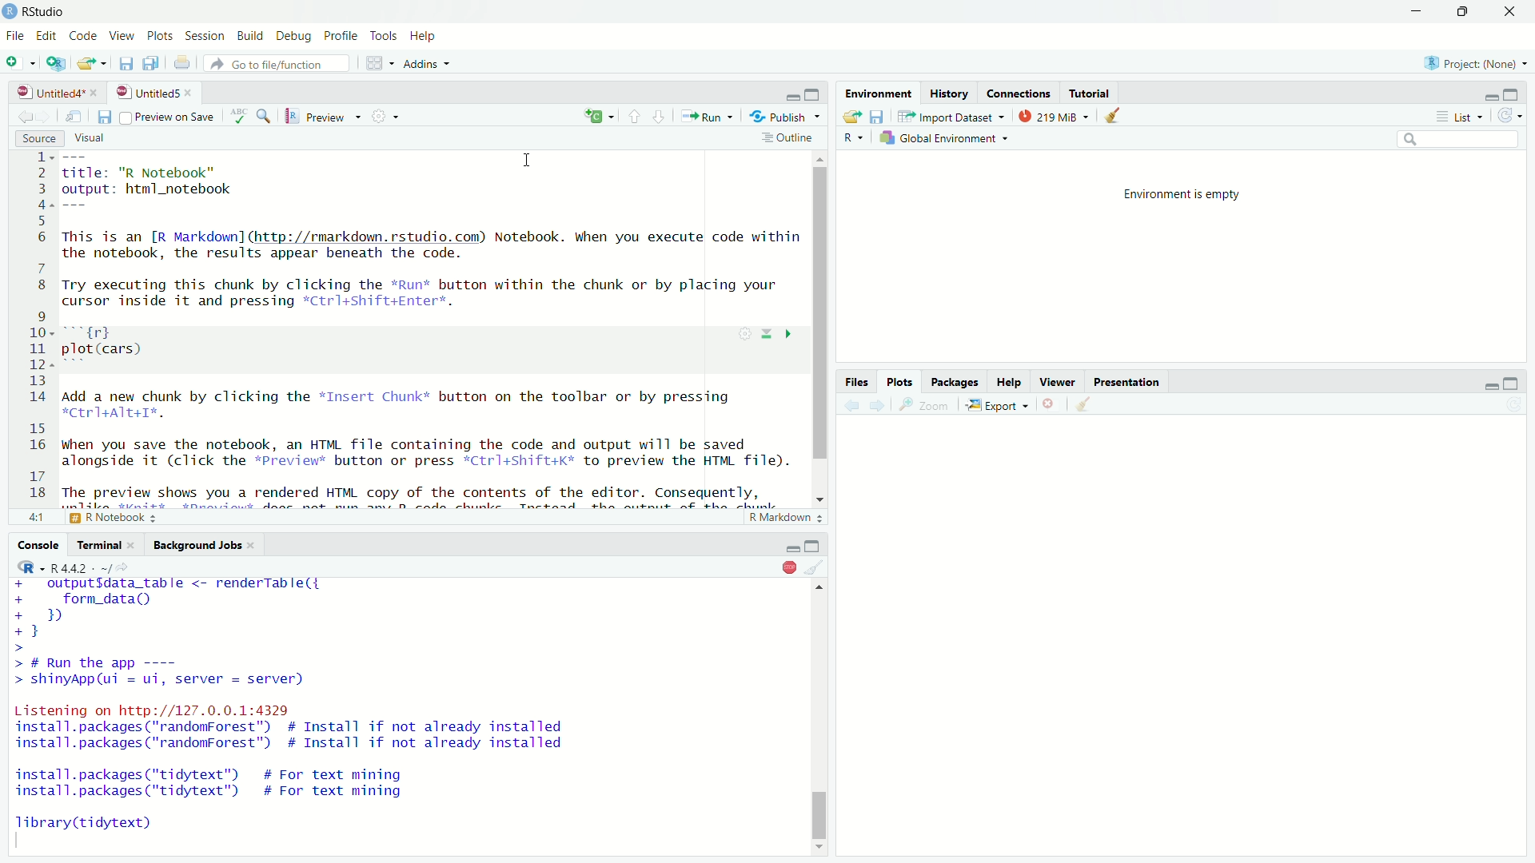 This screenshot has width=1535, height=863. Describe the element at coordinates (32, 567) in the screenshot. I see `Currently language used - R` at that location.